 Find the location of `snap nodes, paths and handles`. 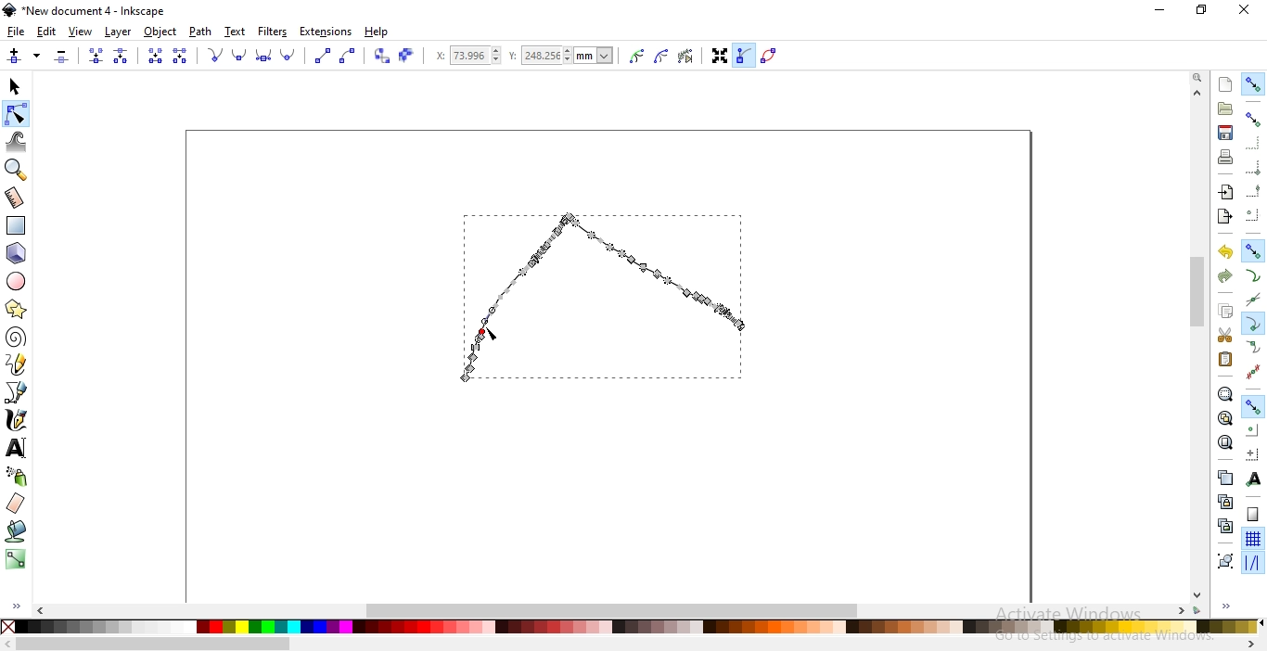

snap nodes, paths and handles is located at coordinates (1251, 249).